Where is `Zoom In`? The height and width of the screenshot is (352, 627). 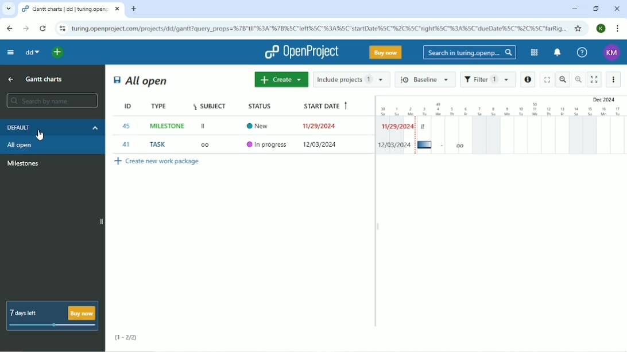 Zoom In is located at coordinates (579, 79).